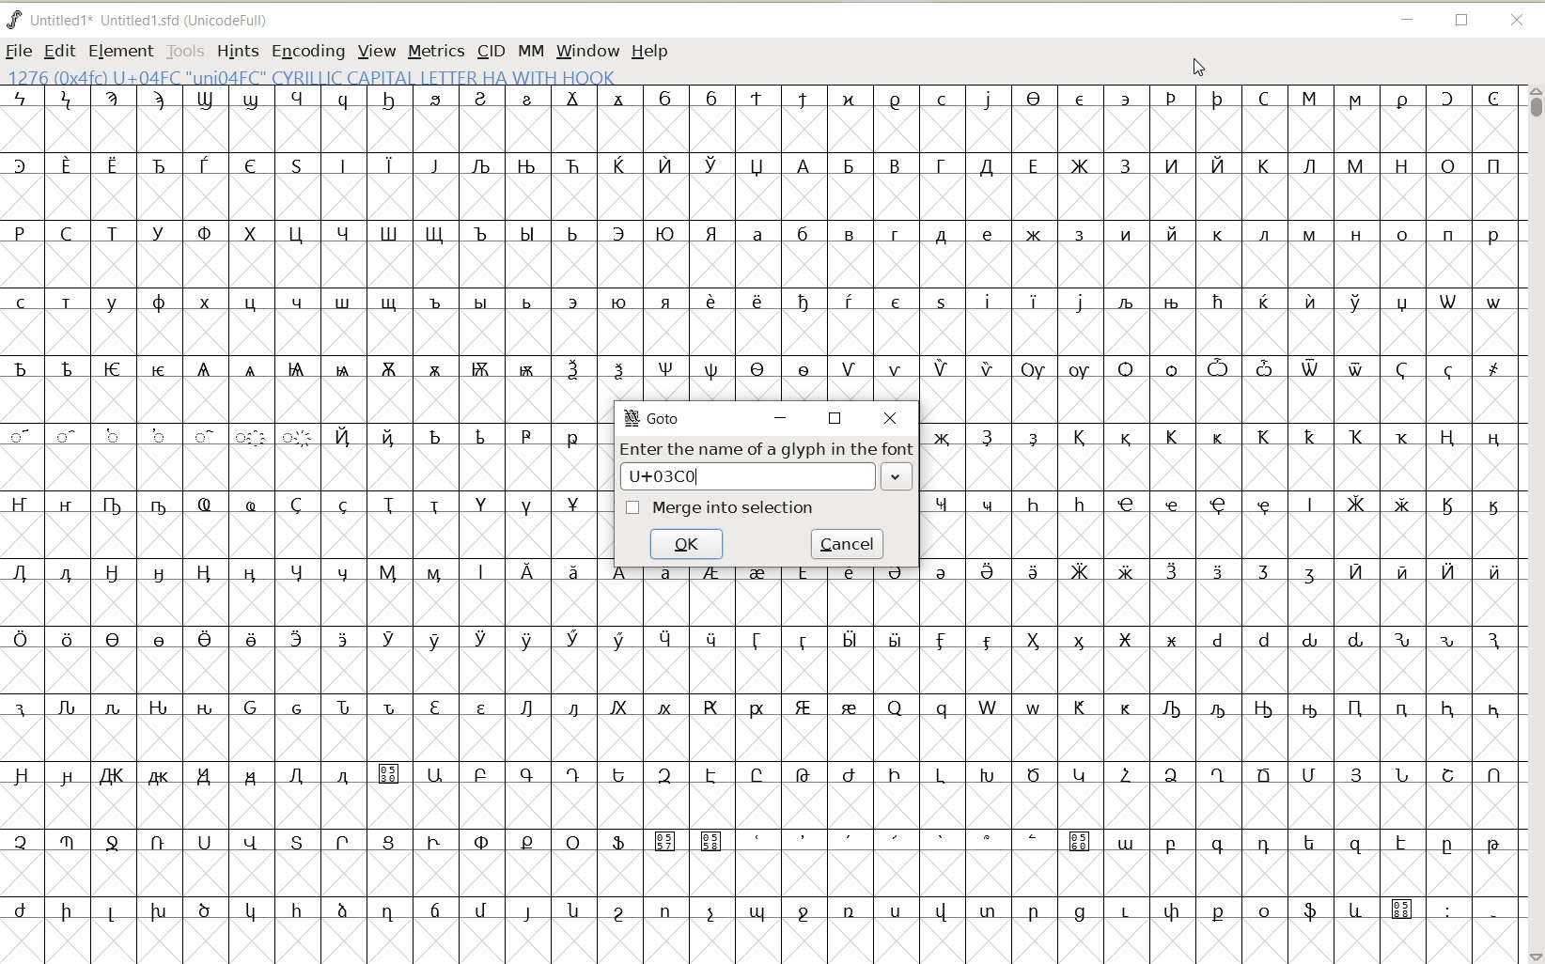 The height and width of the screenshot is (964, 1545). Describe the element at coordinates (849, 544) in the screenshot. I see `cancel` at that location.